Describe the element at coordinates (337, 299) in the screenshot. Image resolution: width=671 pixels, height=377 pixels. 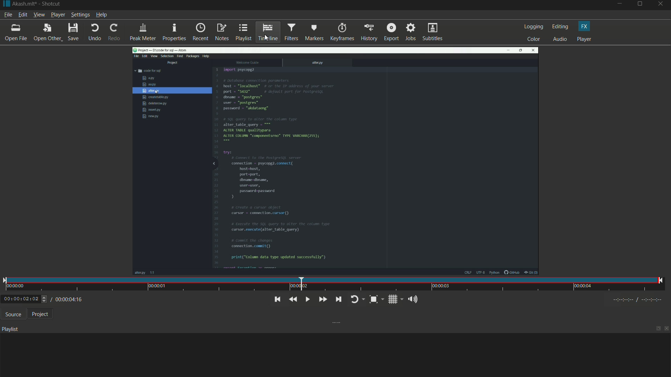
I see `skip to the next point` at that location.